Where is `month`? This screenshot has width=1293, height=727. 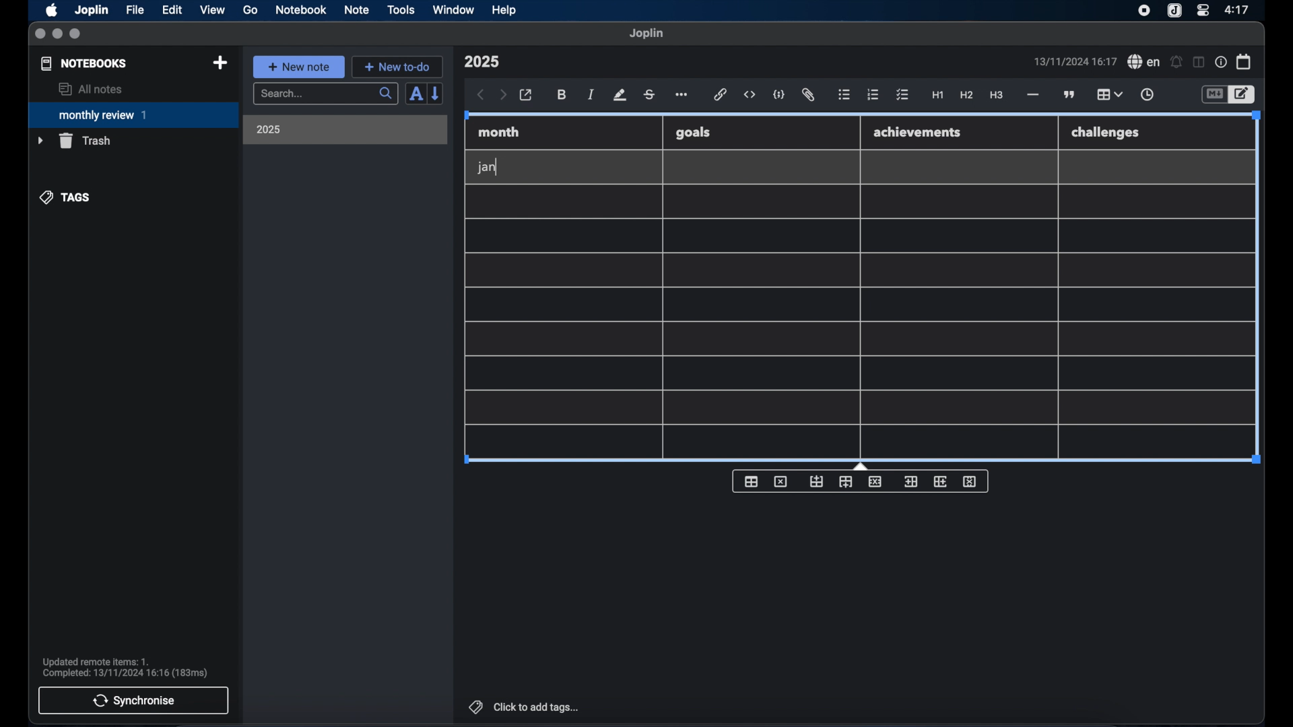
month is located at coordinates (499, 132).